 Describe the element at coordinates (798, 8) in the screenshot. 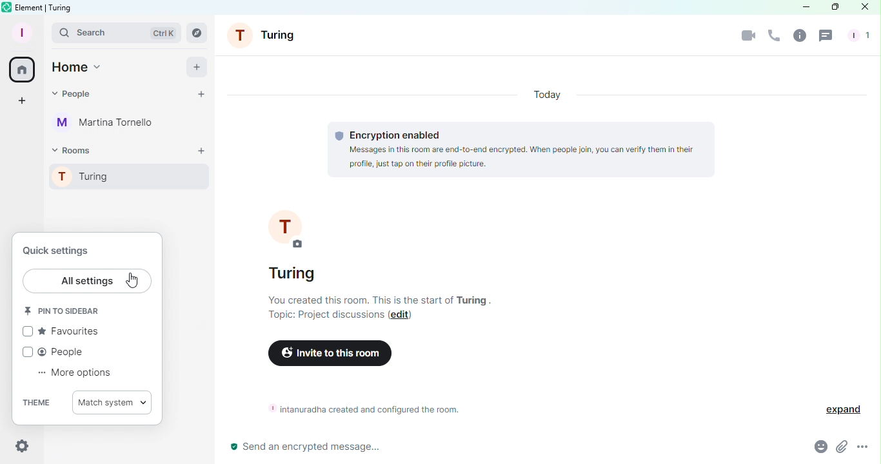

I see `Minimize` at that location.